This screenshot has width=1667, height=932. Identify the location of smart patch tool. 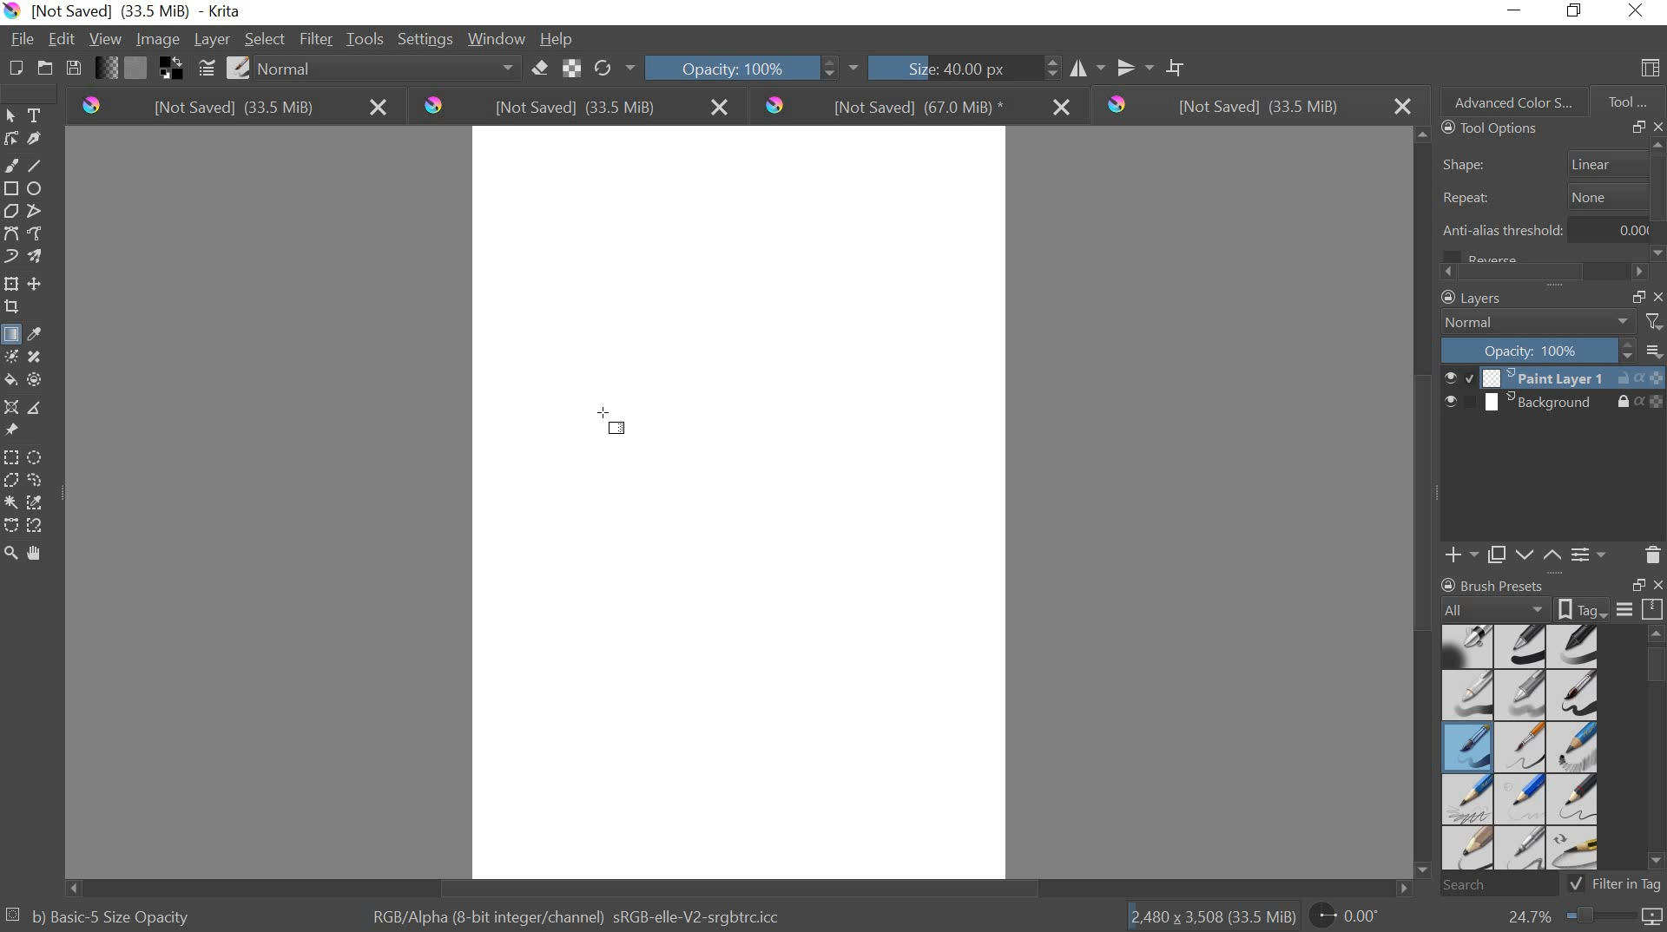
(40, 355).